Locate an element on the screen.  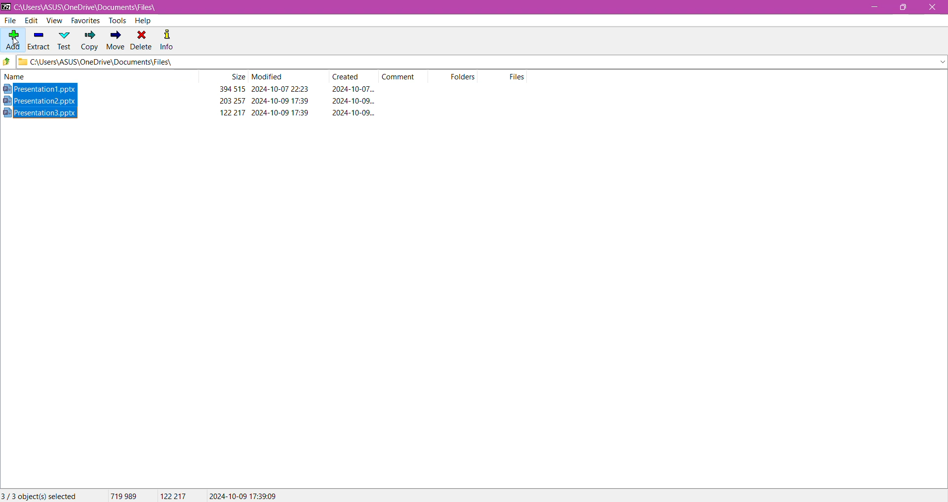
Modified is located at coordinates (268, 77).